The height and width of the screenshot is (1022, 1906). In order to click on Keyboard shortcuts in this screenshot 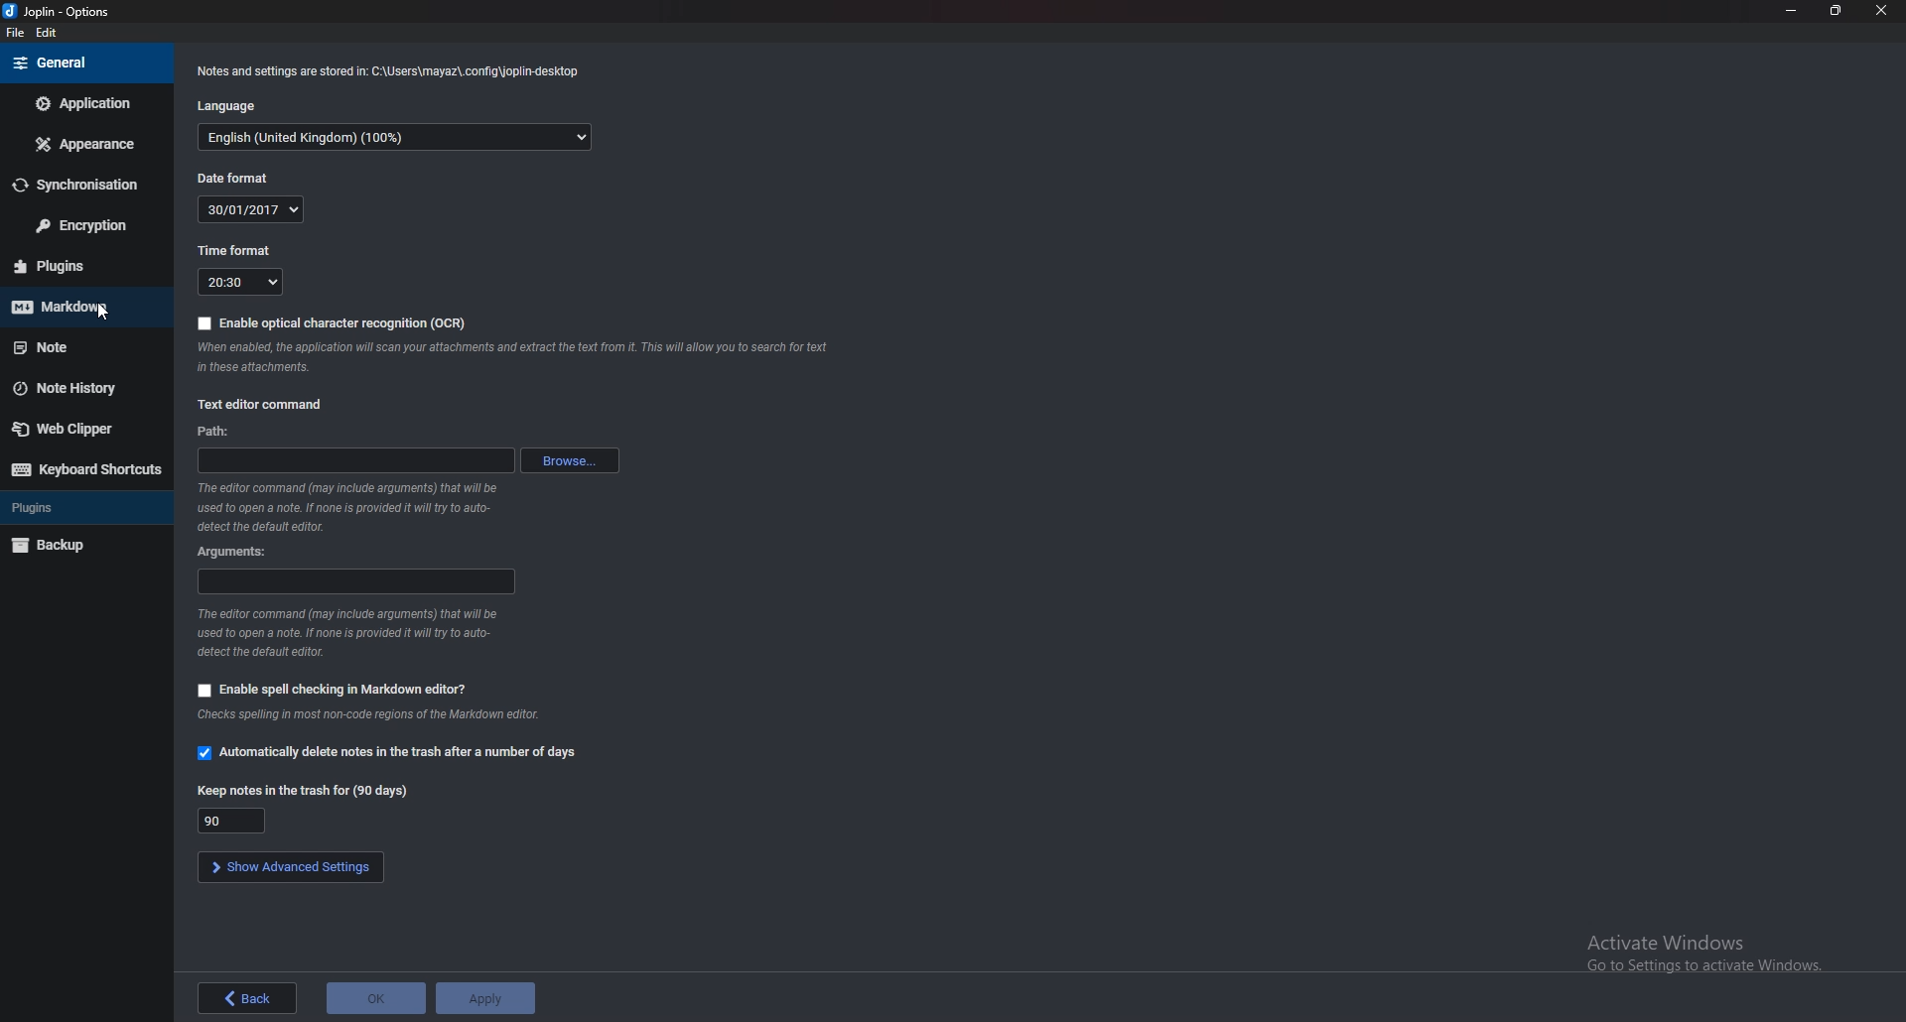, I will do `click(84, 469)`.